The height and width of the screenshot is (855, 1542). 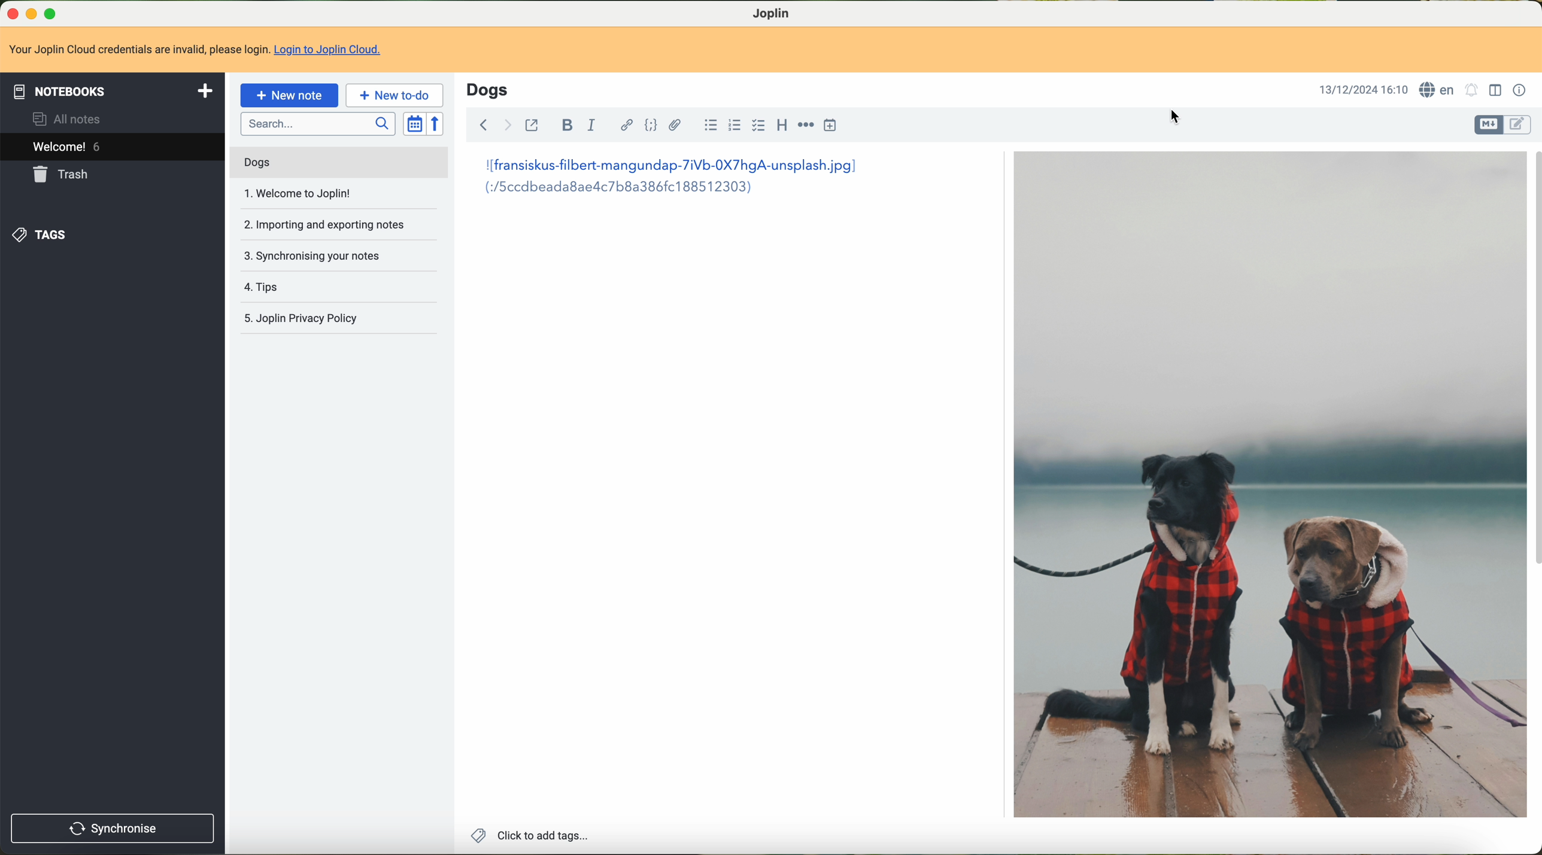 I want to click on synchronise, so click(x=113, y=829).